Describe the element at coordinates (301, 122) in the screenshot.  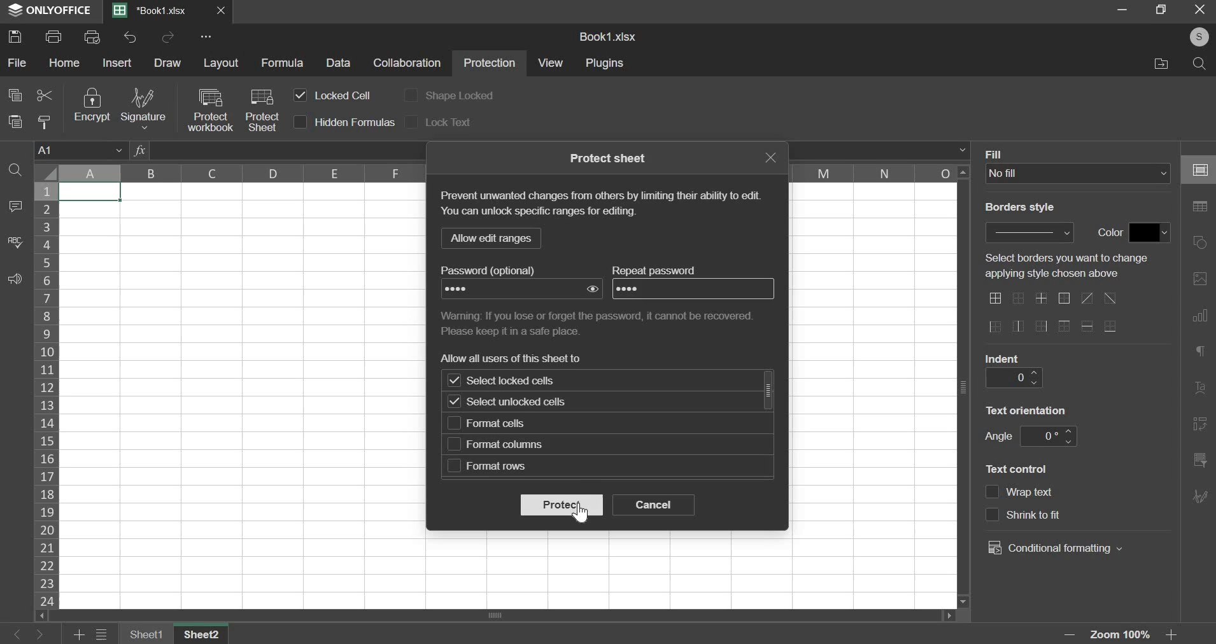
I see `checkbox` at that location.